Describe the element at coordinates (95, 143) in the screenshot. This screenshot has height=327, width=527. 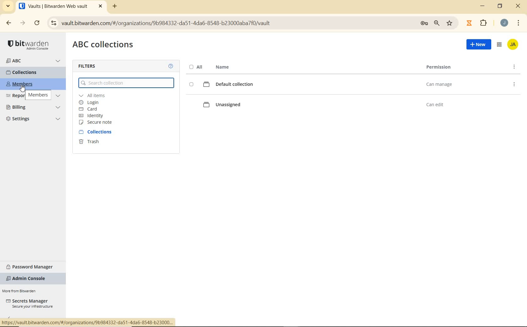
I see `TRASH` at that location.